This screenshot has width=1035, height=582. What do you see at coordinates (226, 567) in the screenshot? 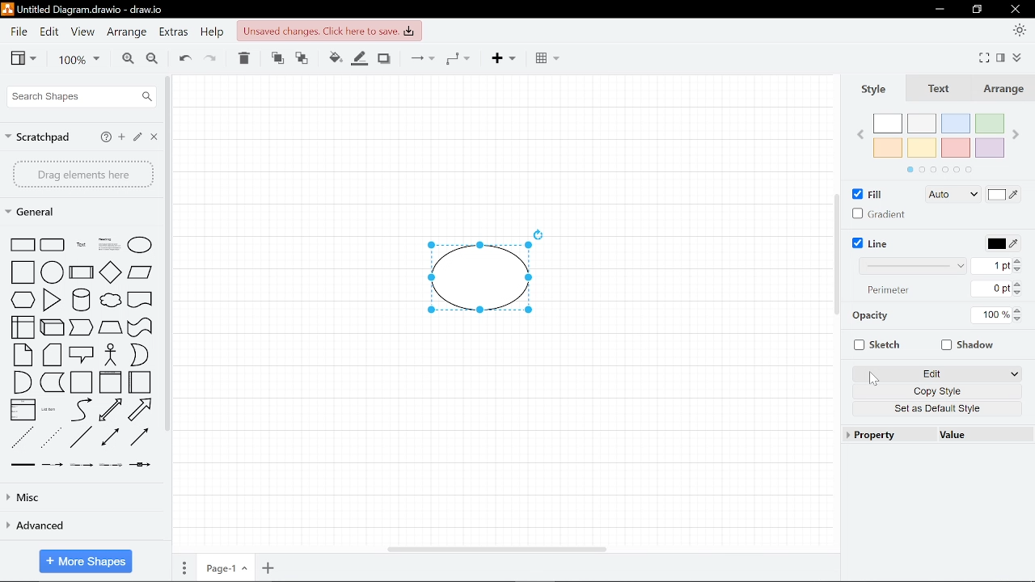
I see `Current page` at bounding box center [226, 567].